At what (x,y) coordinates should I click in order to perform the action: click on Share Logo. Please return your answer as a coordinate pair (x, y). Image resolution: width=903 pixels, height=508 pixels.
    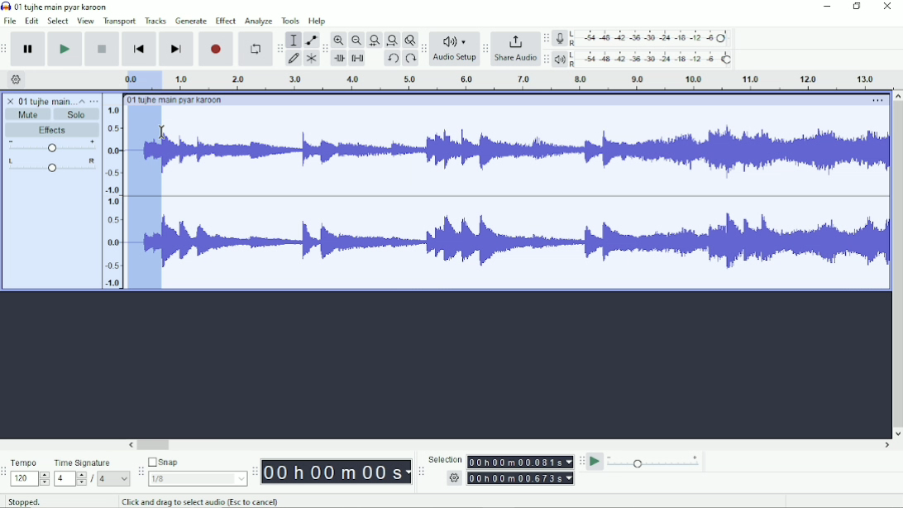
    Looking at the image, I should click on (514, 41).